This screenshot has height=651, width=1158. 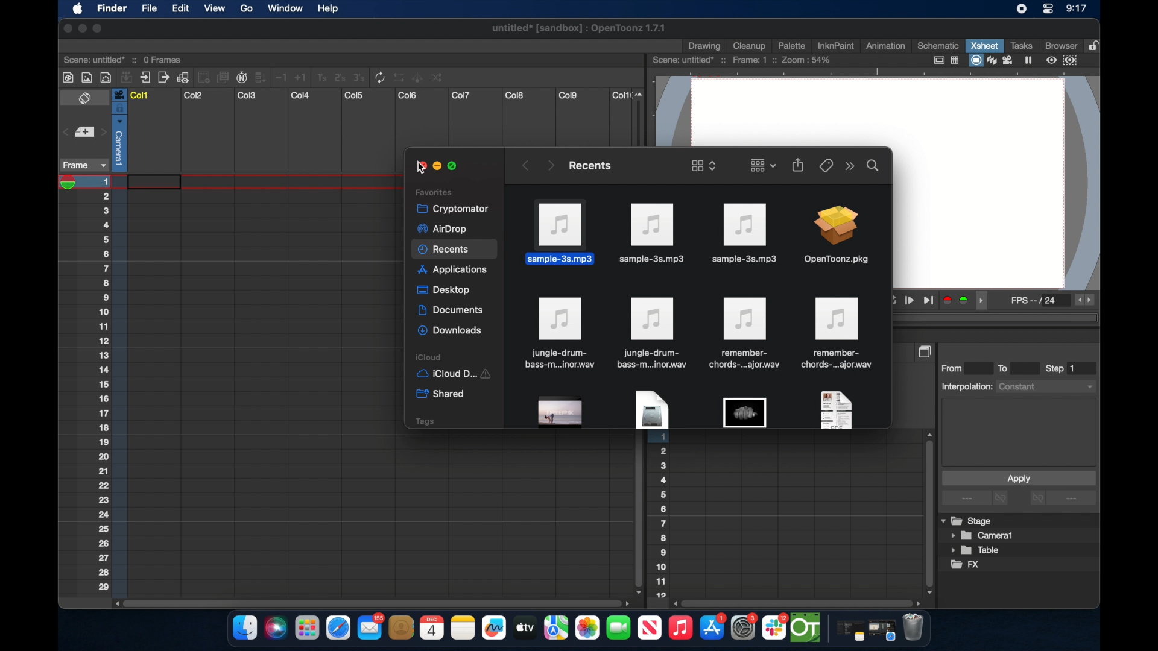 What do you see at coordinates (680, 628) in the screenshot?
I see `music` at bounding box center [680, 628].